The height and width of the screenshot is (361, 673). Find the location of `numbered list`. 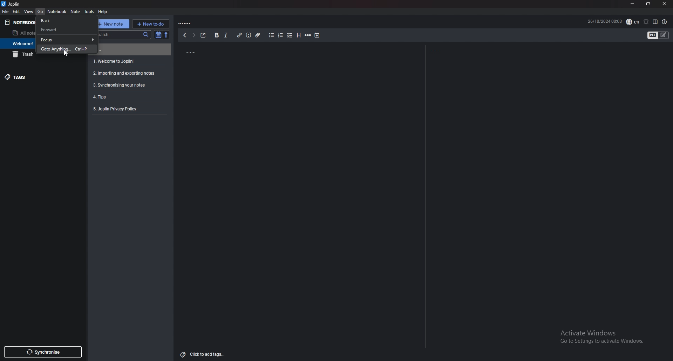

numbered list is located at coordinates (280, 35).